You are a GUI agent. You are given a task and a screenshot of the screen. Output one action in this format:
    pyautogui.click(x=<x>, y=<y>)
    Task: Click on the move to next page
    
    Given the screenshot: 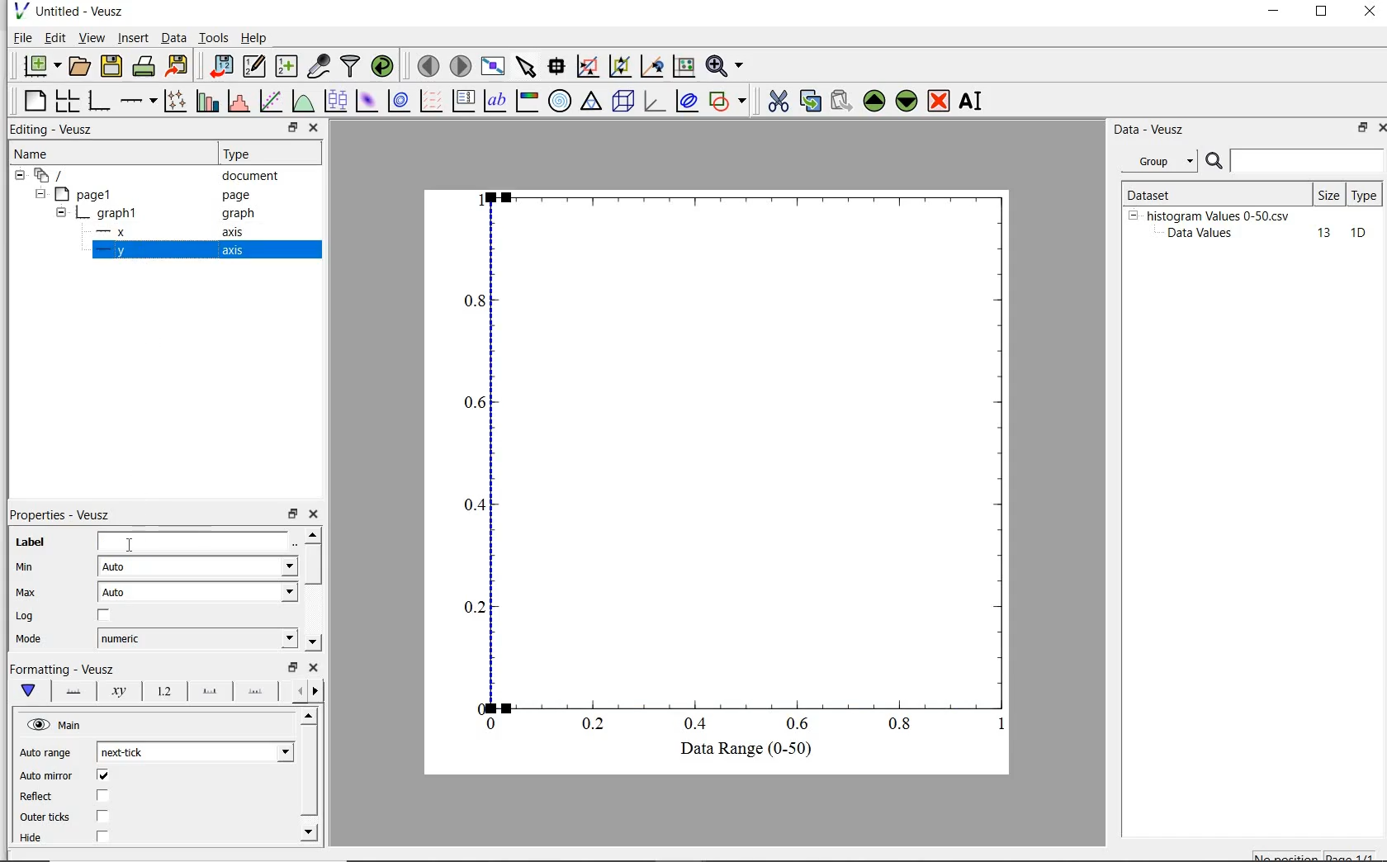 What is the action you would take?
    pyautogui.click(x=462, y=65)
    